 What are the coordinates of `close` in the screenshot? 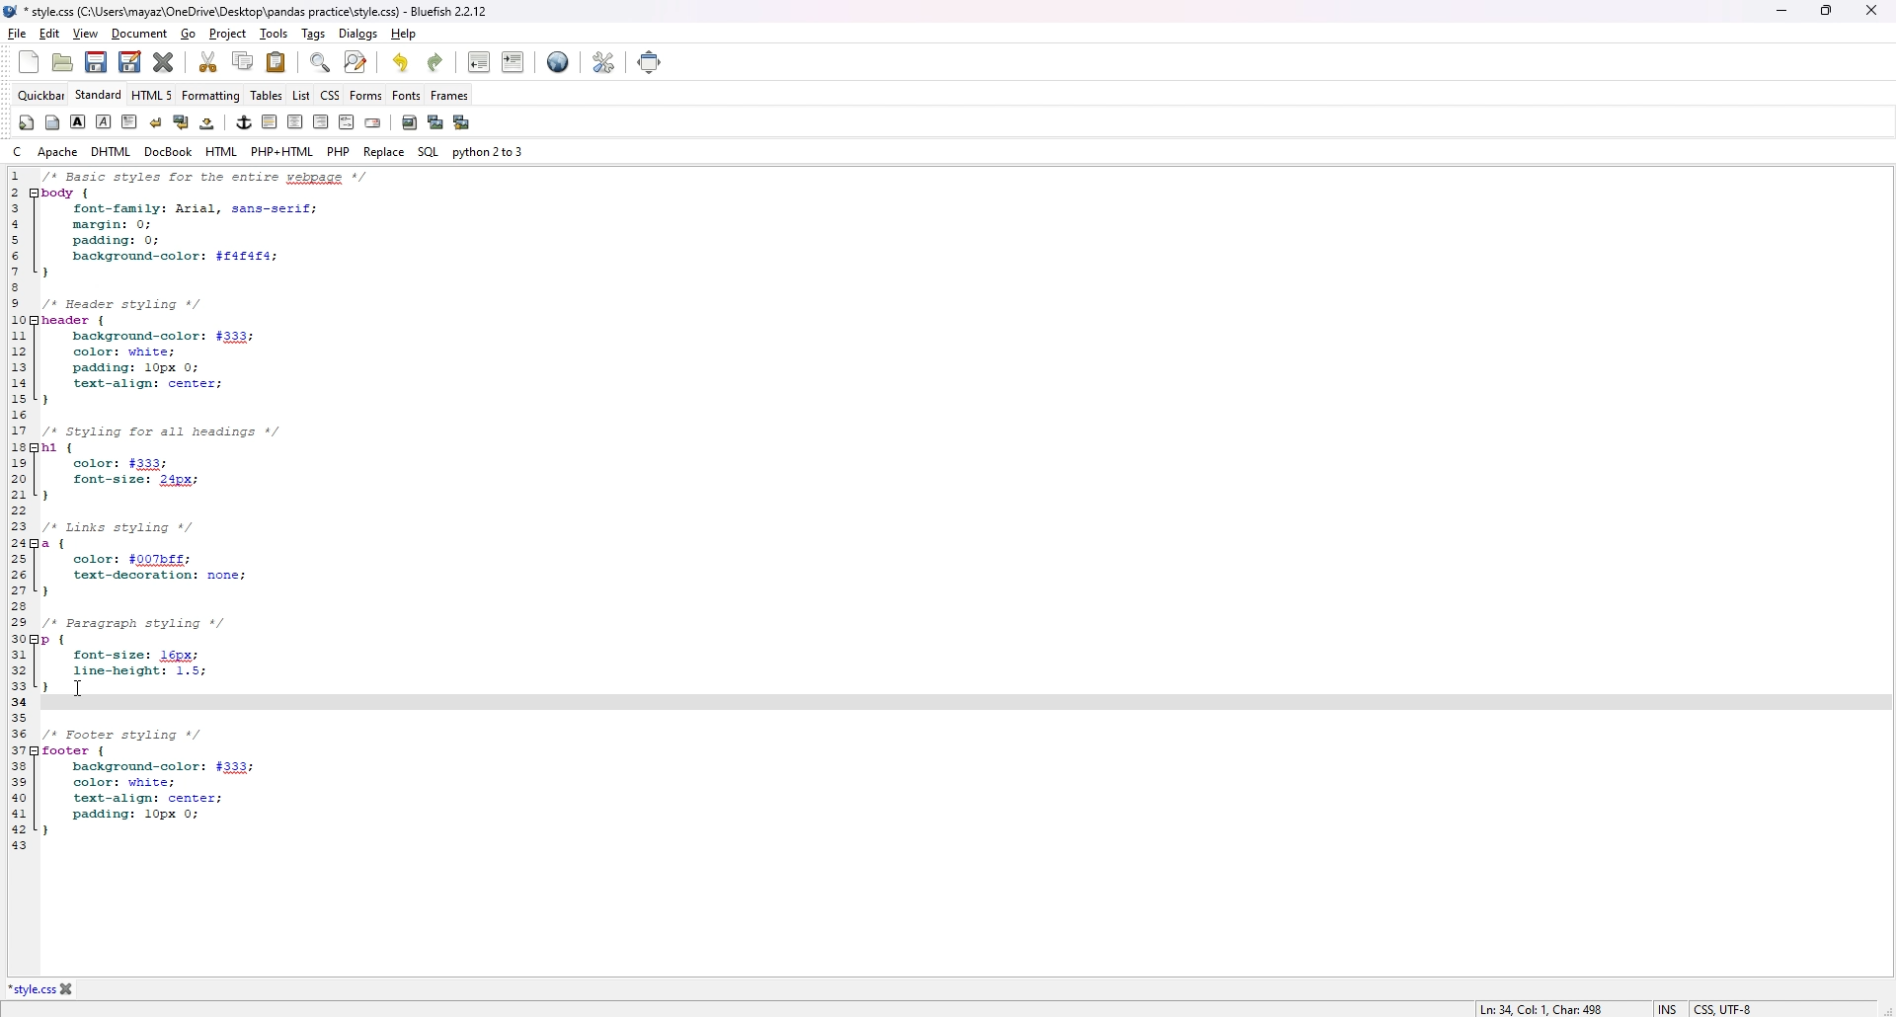 It's located at (1871, 9).